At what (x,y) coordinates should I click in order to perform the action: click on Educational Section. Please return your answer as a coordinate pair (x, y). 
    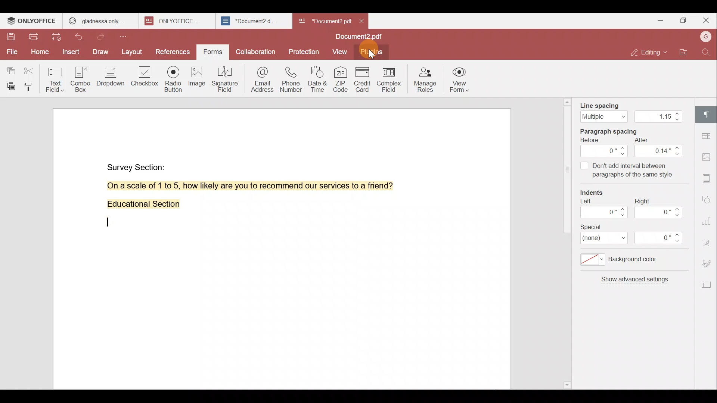
    Looking at the image, I should click on (140, 206).